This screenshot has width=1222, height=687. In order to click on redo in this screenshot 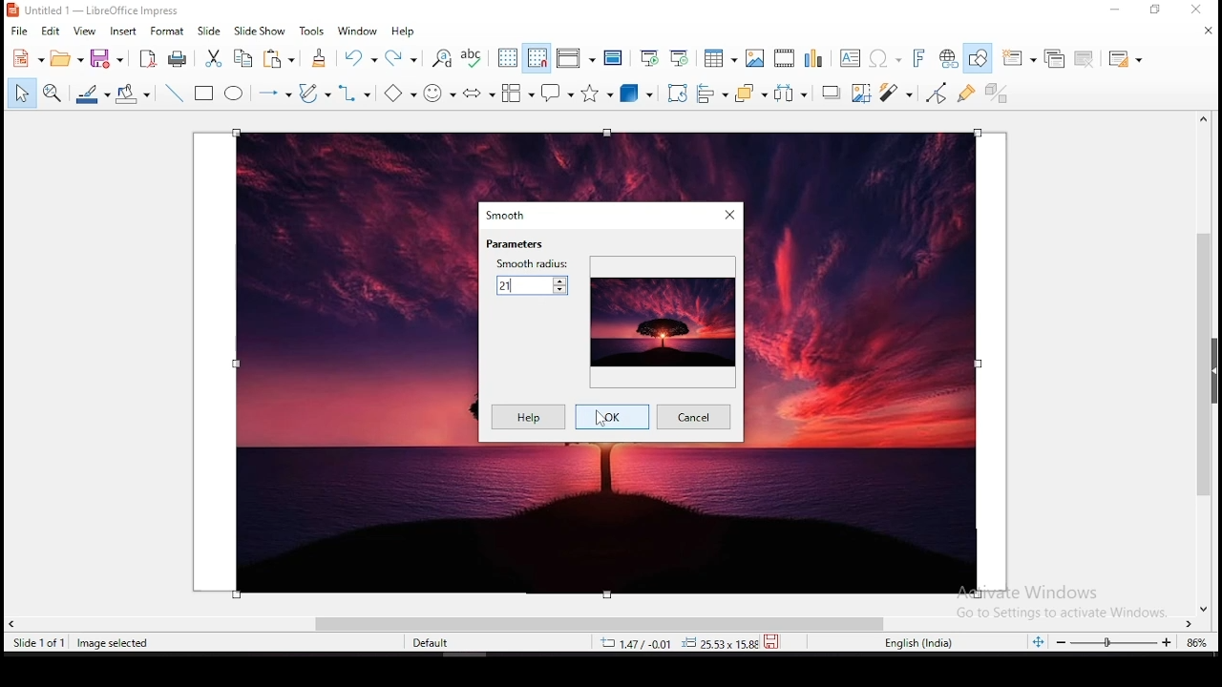, I will do `click(402, 56)`.